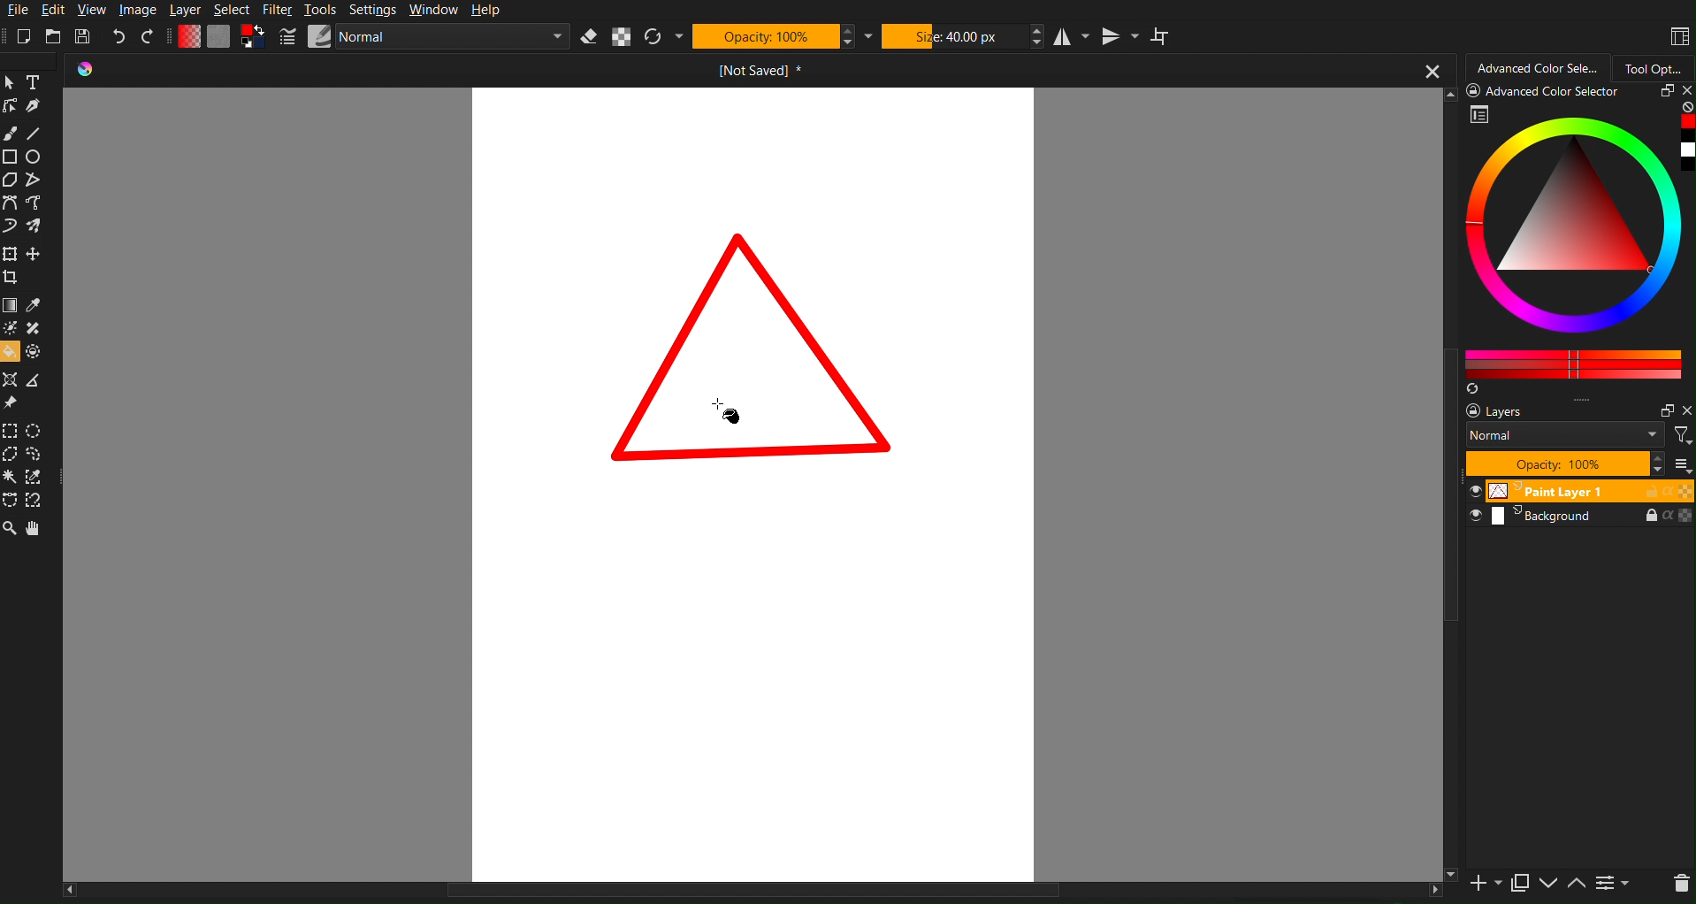 The height and width of the screenshot is (904, 1696). What do you see at coordinates (41, 502) in the screenshot?
I see `magnetic curve Selection Tools` at bounding box center [41, 502].